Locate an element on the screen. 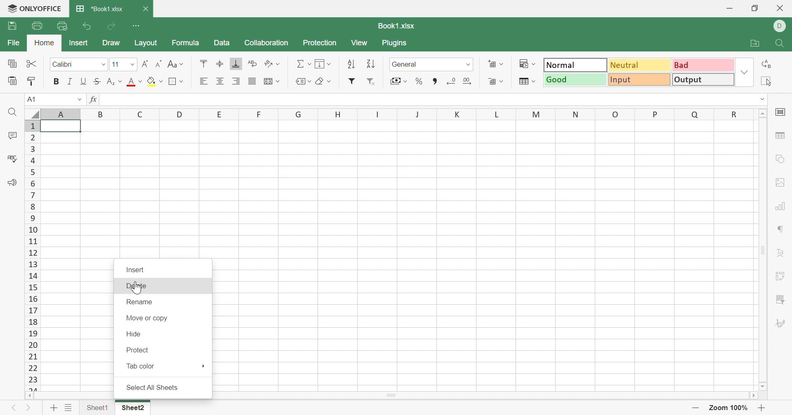 Image resolution: width=792 pixels, height=415 pixels. Find is located at coordinates (782, 43).